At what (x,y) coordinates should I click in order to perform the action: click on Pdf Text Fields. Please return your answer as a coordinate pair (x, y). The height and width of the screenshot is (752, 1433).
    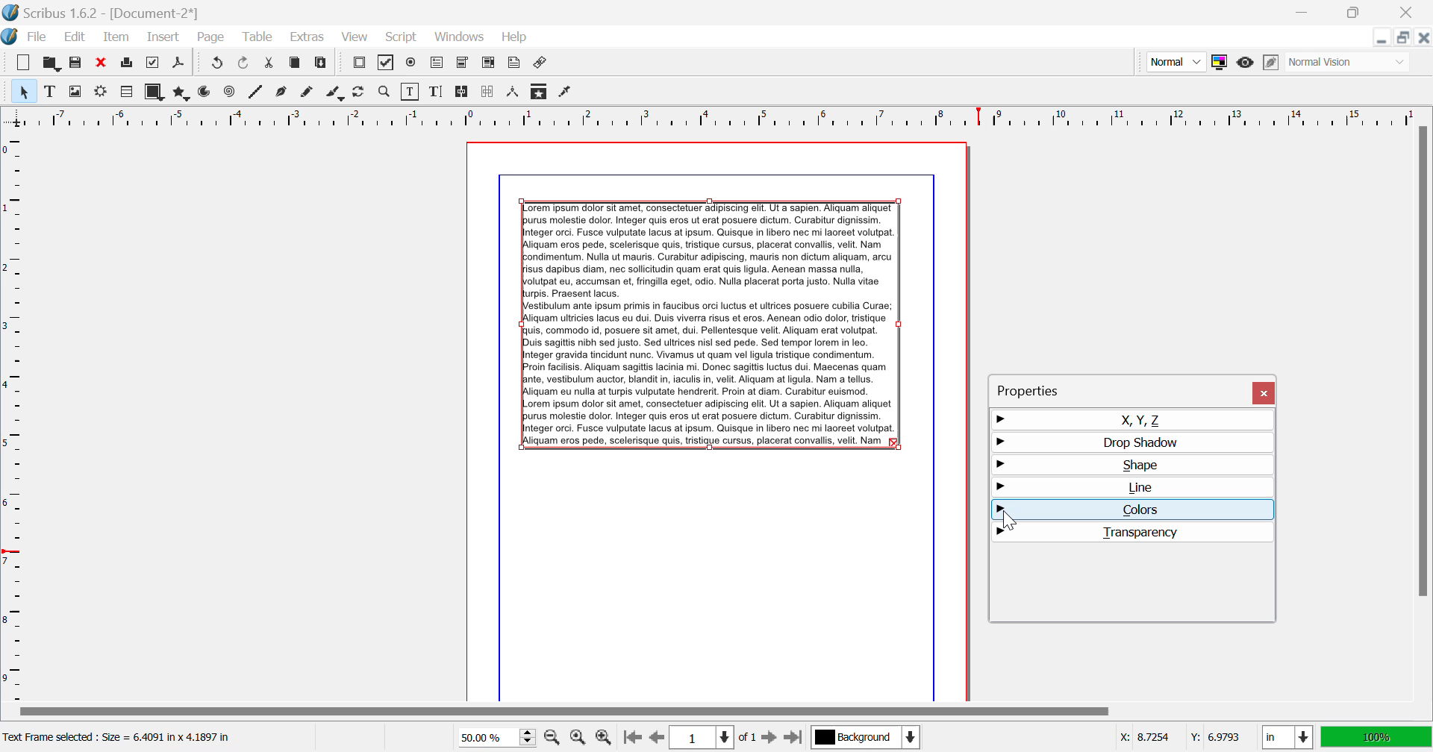
    Looking at the image, I should click on (437, 63).